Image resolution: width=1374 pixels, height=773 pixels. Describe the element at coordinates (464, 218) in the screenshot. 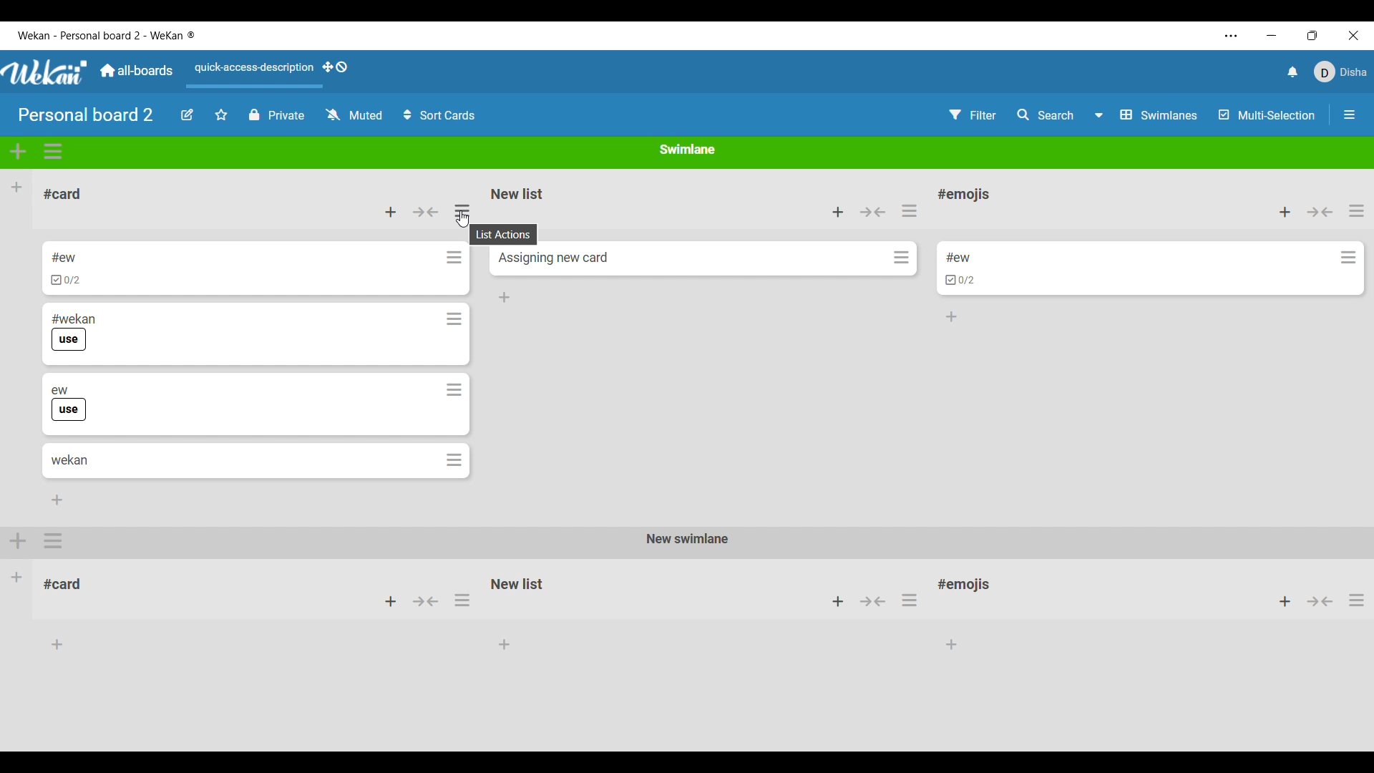

I see `cursor` at that location.